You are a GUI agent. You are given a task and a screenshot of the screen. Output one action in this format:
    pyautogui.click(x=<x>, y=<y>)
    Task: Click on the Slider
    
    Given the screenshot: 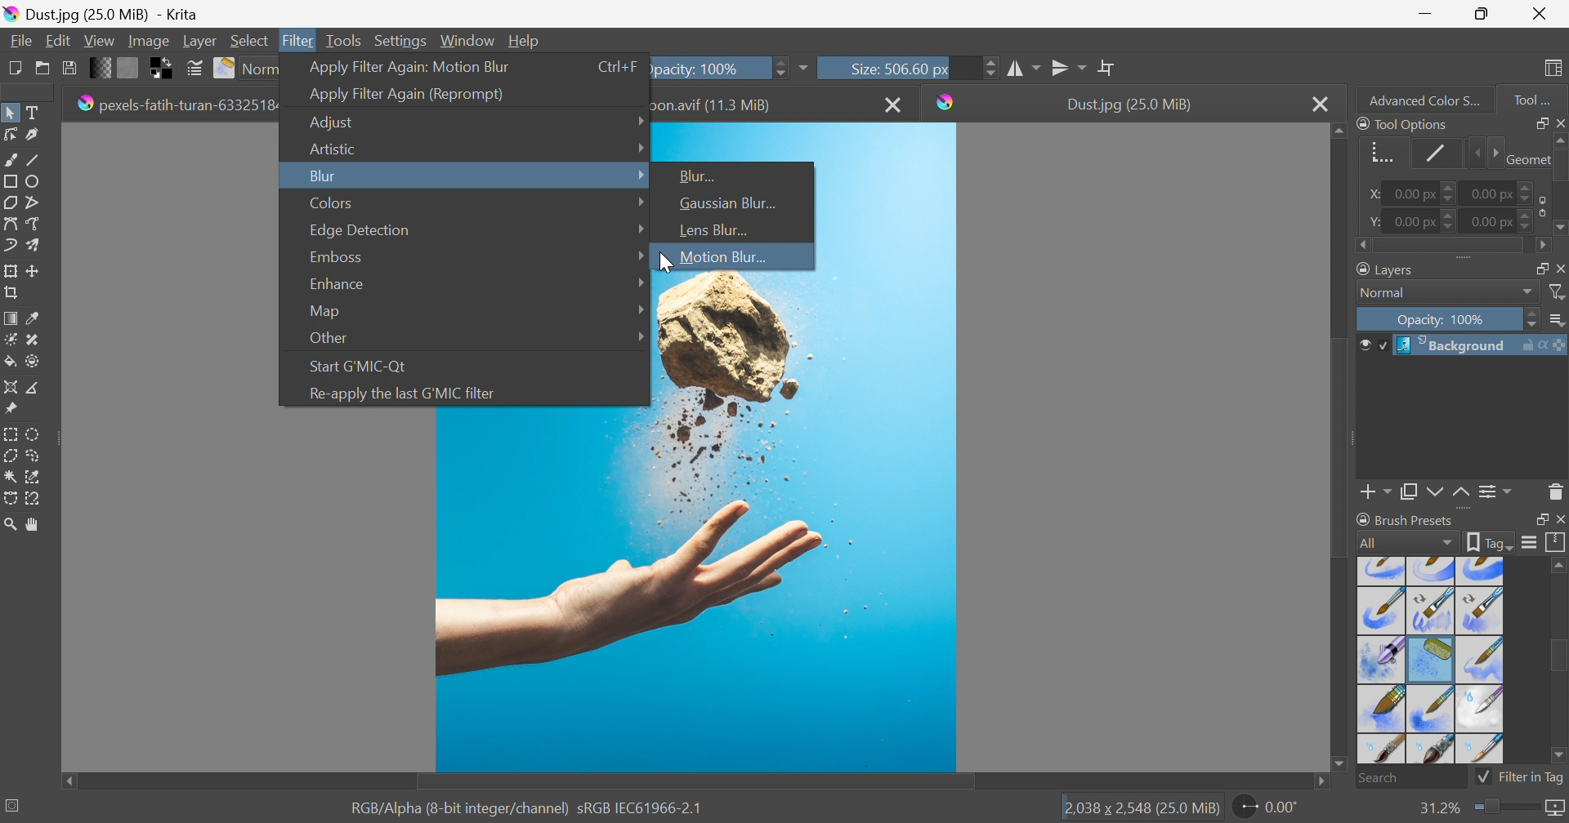 What is the action you would take?
    pyautogui.click(x=1504, y=807)
    